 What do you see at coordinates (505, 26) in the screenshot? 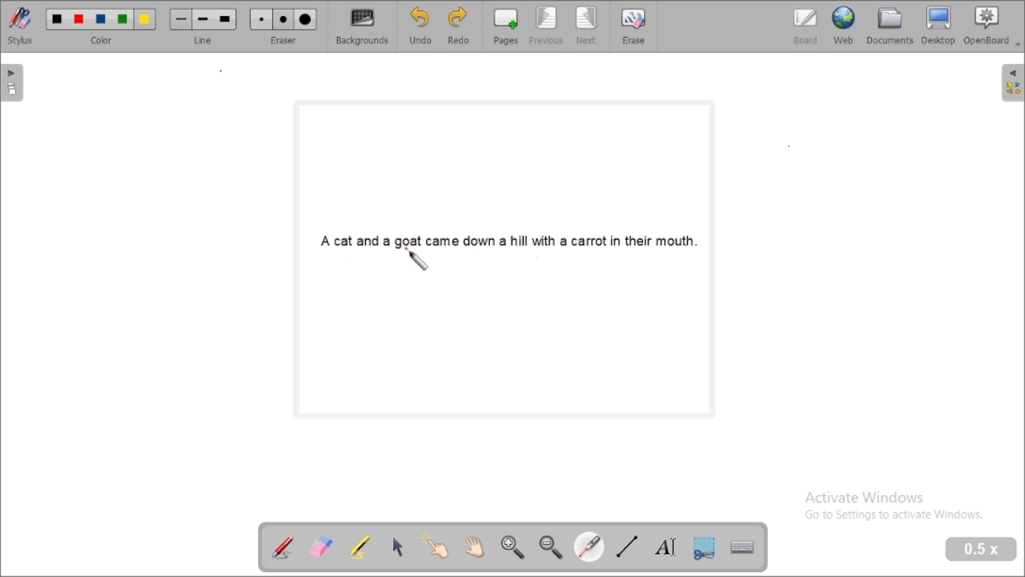
I see `pages` at bounding box center [505, 26].